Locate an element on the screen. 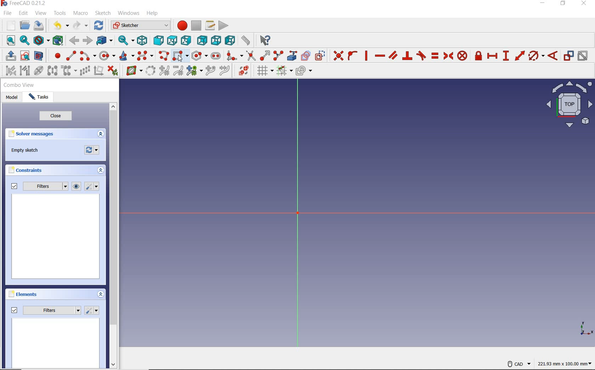 This screenshot has height=370, width=595. measure distance is located at coordinates (245, 41).